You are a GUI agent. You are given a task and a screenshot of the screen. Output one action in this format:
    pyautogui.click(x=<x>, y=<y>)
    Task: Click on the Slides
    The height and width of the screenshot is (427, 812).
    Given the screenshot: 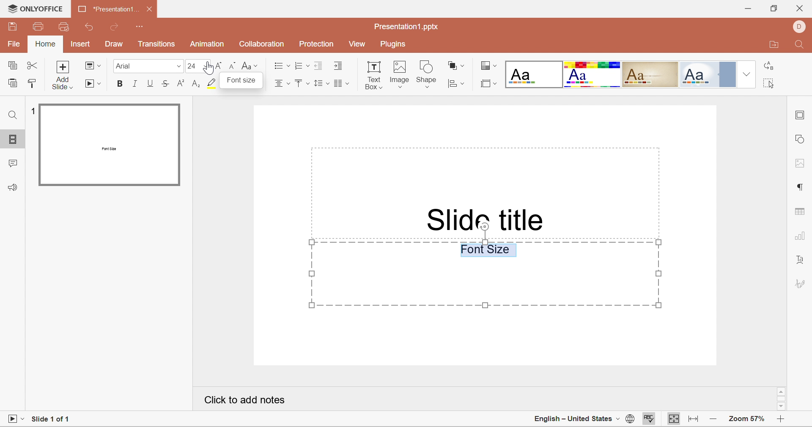 What is the action you would take?
    pyautogui.click(x=14, y=140)
    